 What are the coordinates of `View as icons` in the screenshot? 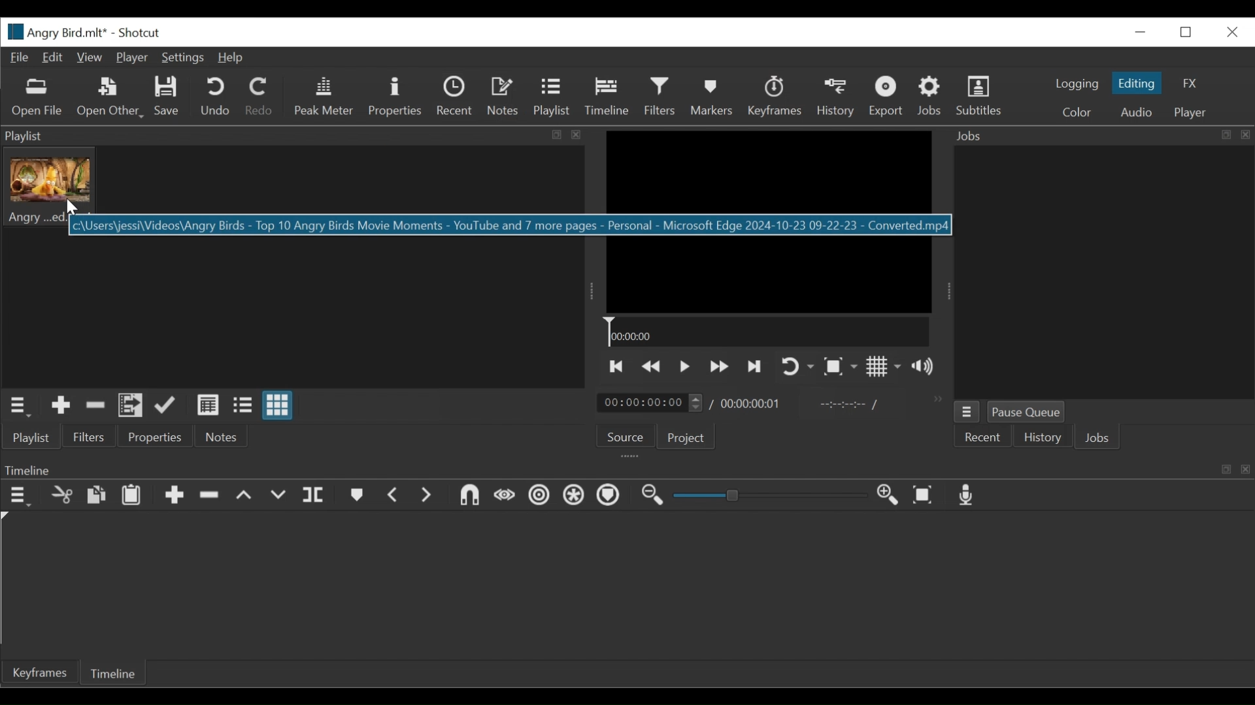 It's located at (278, 406).